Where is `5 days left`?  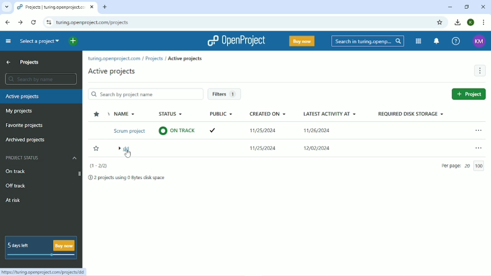 5 days left is located at coordinates (40, 248).